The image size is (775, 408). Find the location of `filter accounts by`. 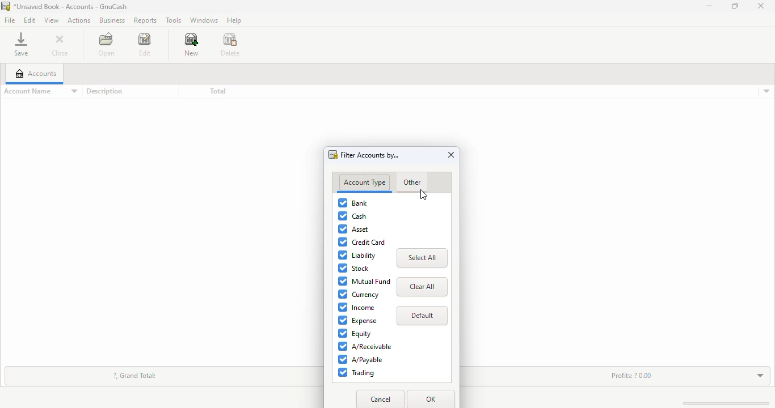

filter accounts by is located at coordinates (370, 155).